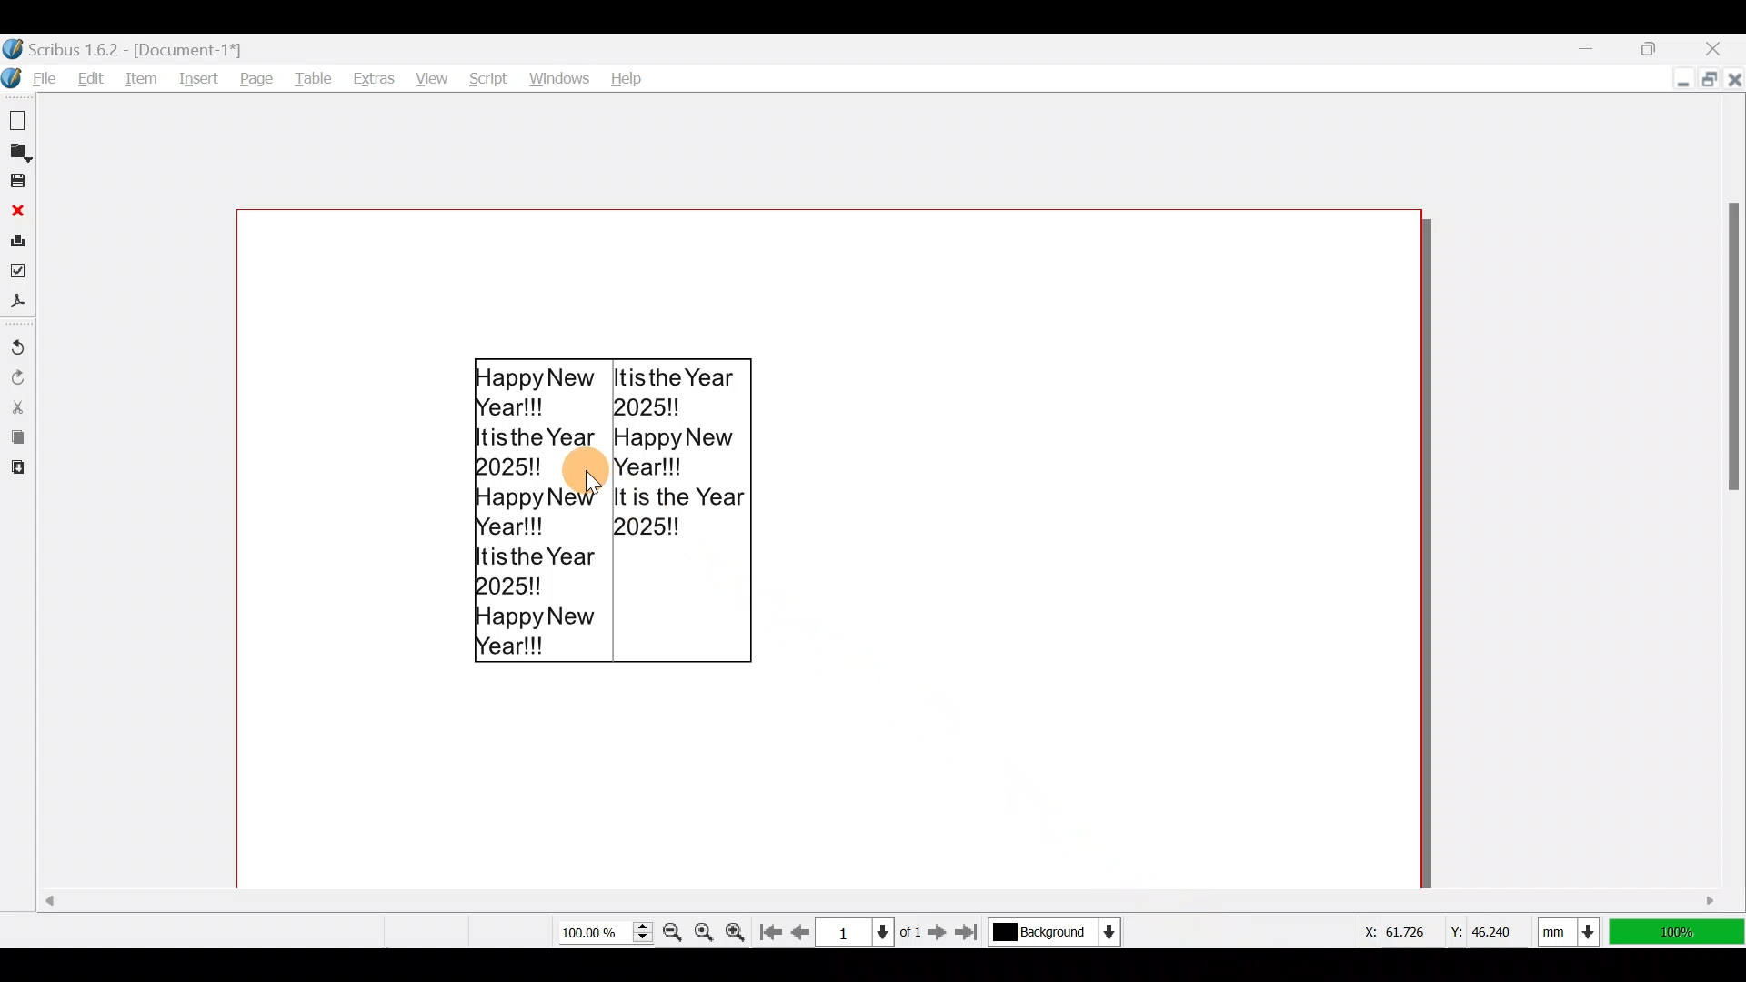 The width and height of the screenshot is (1746, 982). Describe the element at coordinates (1592, 48) in the screenshot. I see `Minimize` at that location.